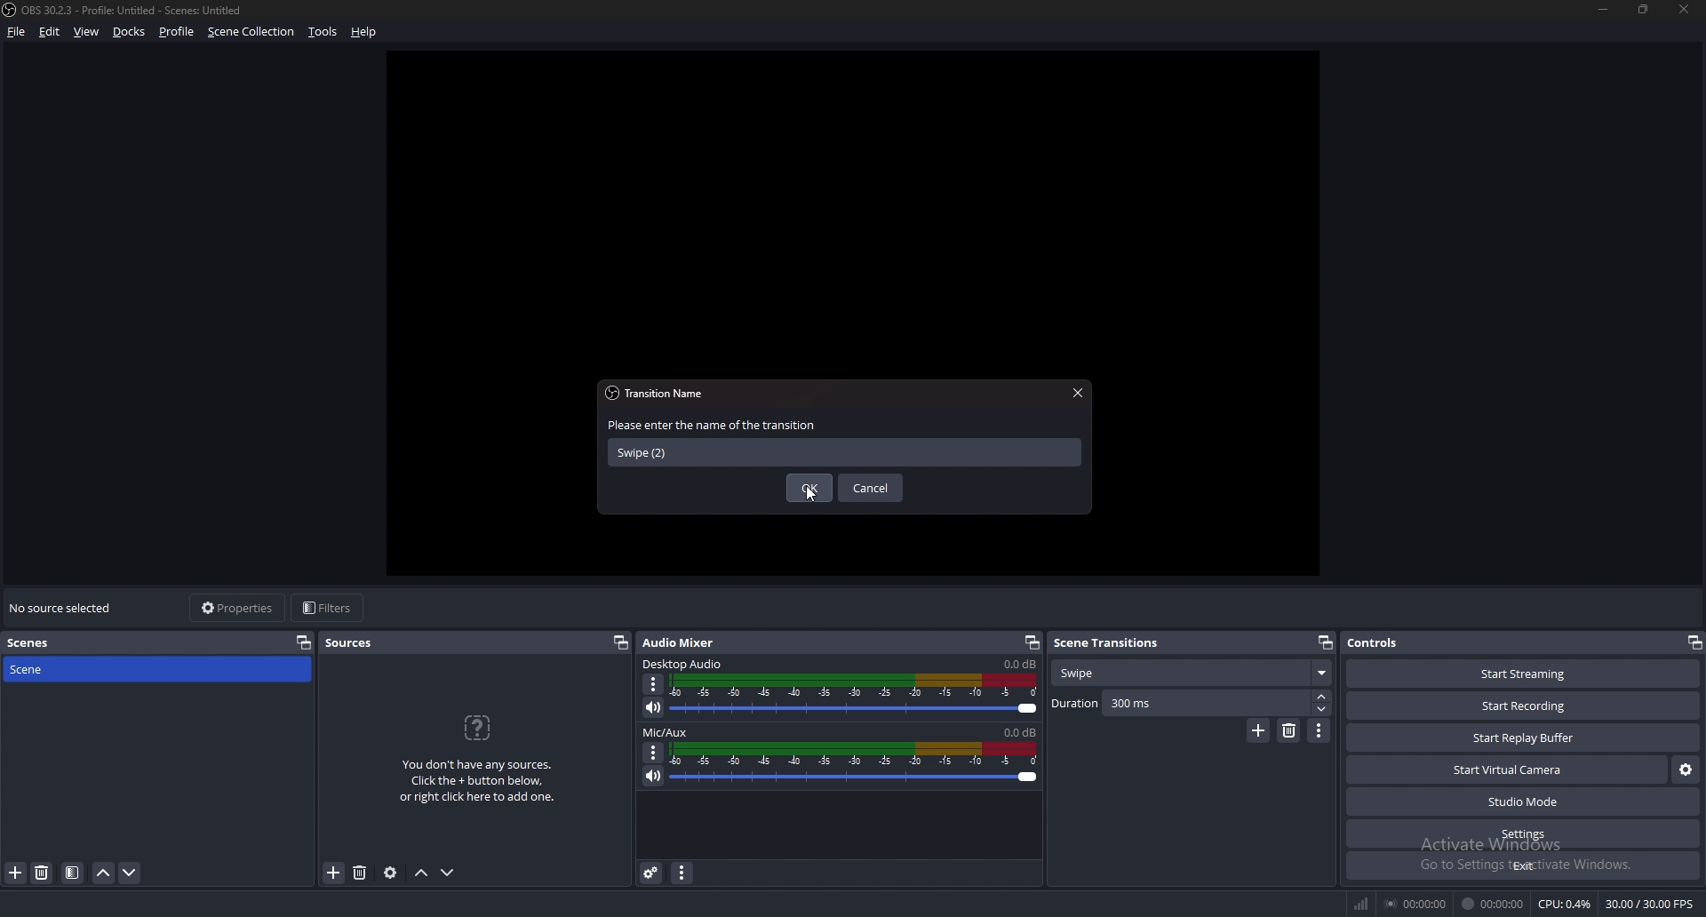  What do you see at coordinates (360, 873) in the screenshot?
I see `remove source` at bounding box center [360, 873].